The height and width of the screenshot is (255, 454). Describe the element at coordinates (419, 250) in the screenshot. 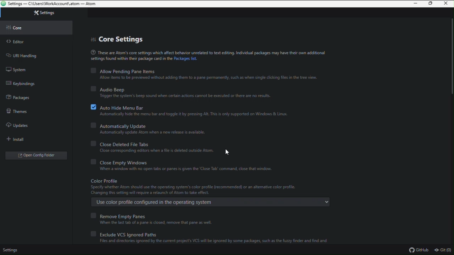

I see `github` at that location.